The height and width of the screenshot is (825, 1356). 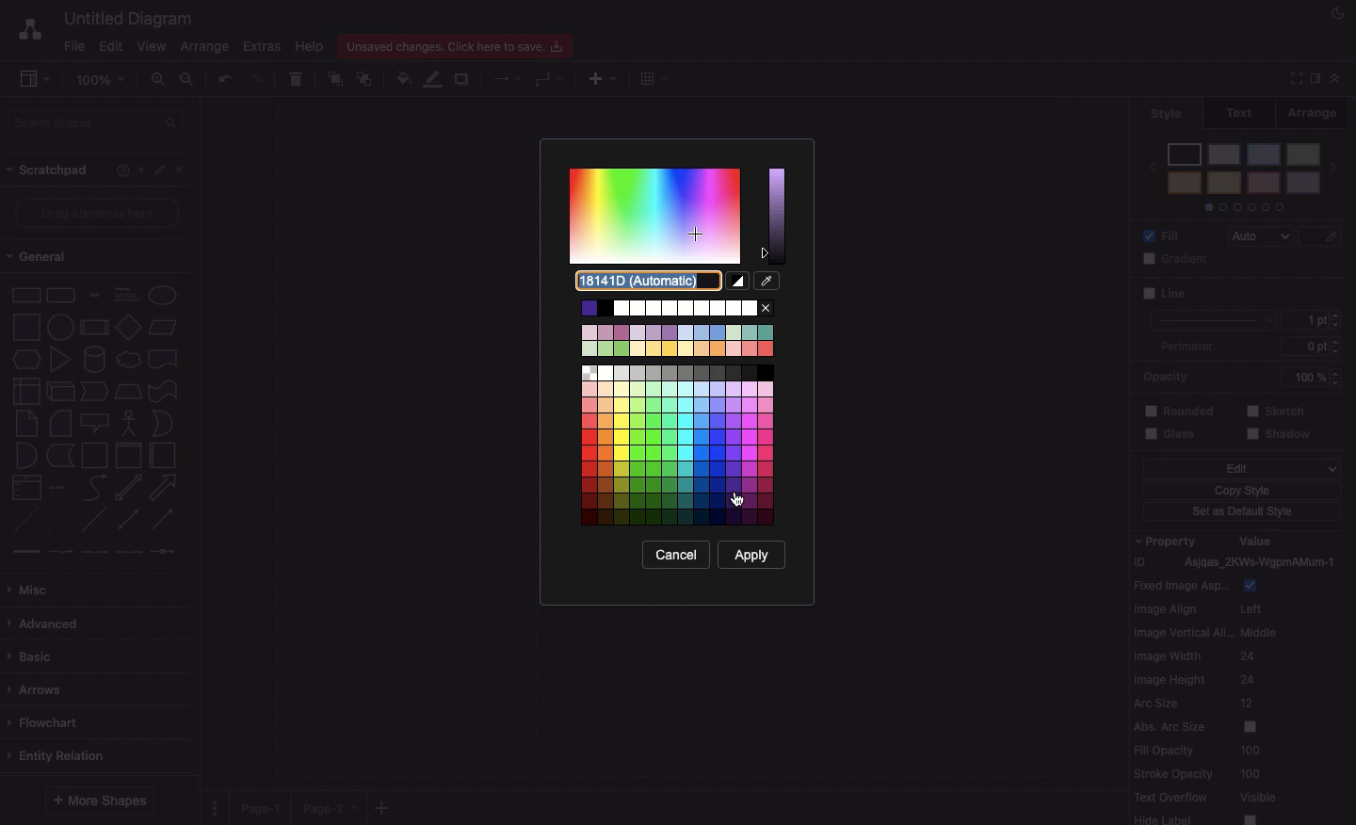 I want to click on Options, so click(x=215, y=801).